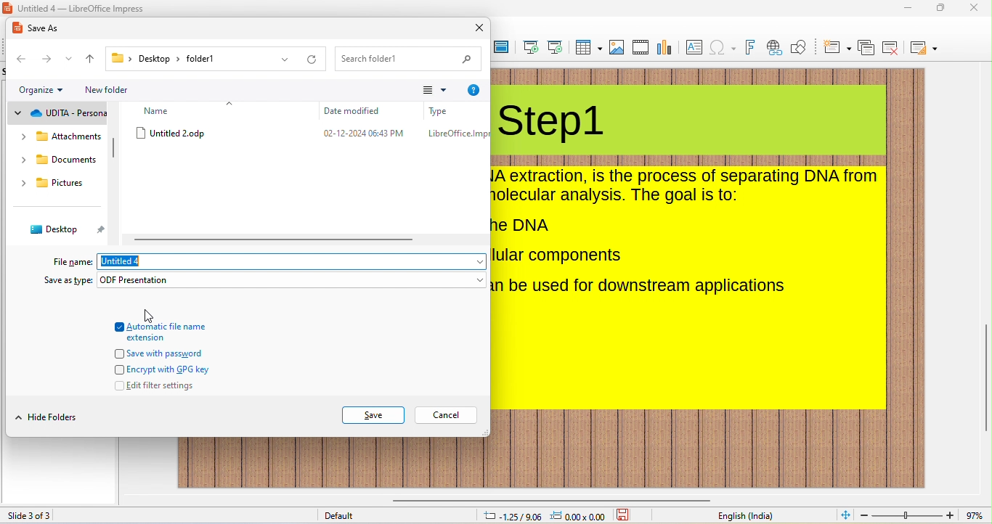 This screenshot has width=992, height=524. What do you see at coordinates (57, 230) in the screenshot?
I see `desktop` at bounding box center [57, 230].